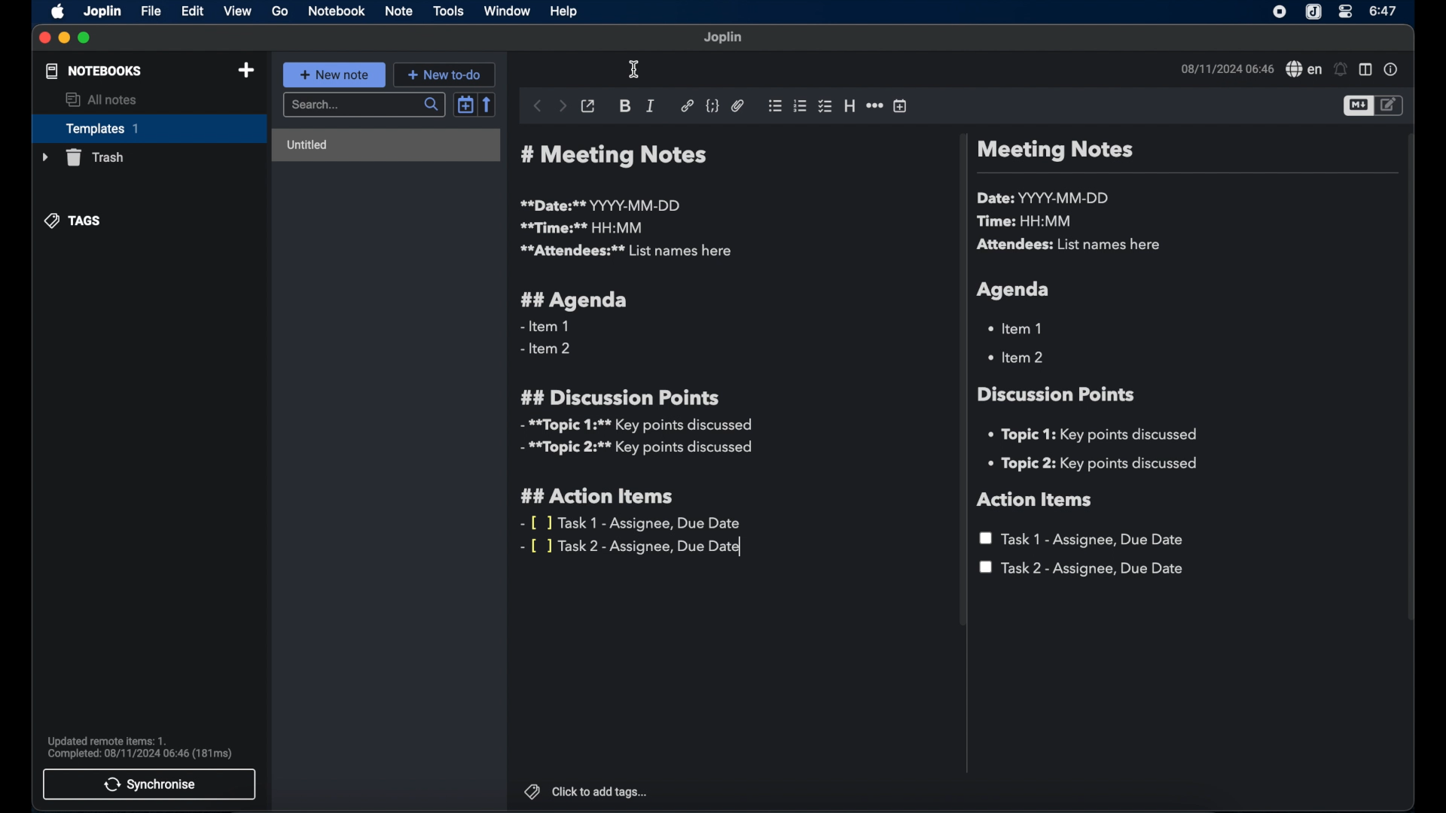 This screenshot has width=1446, height=813. What do you see at coordinates (544, 327) in the screenshot?
I see `- item 1` at bounding box center [544, 327].